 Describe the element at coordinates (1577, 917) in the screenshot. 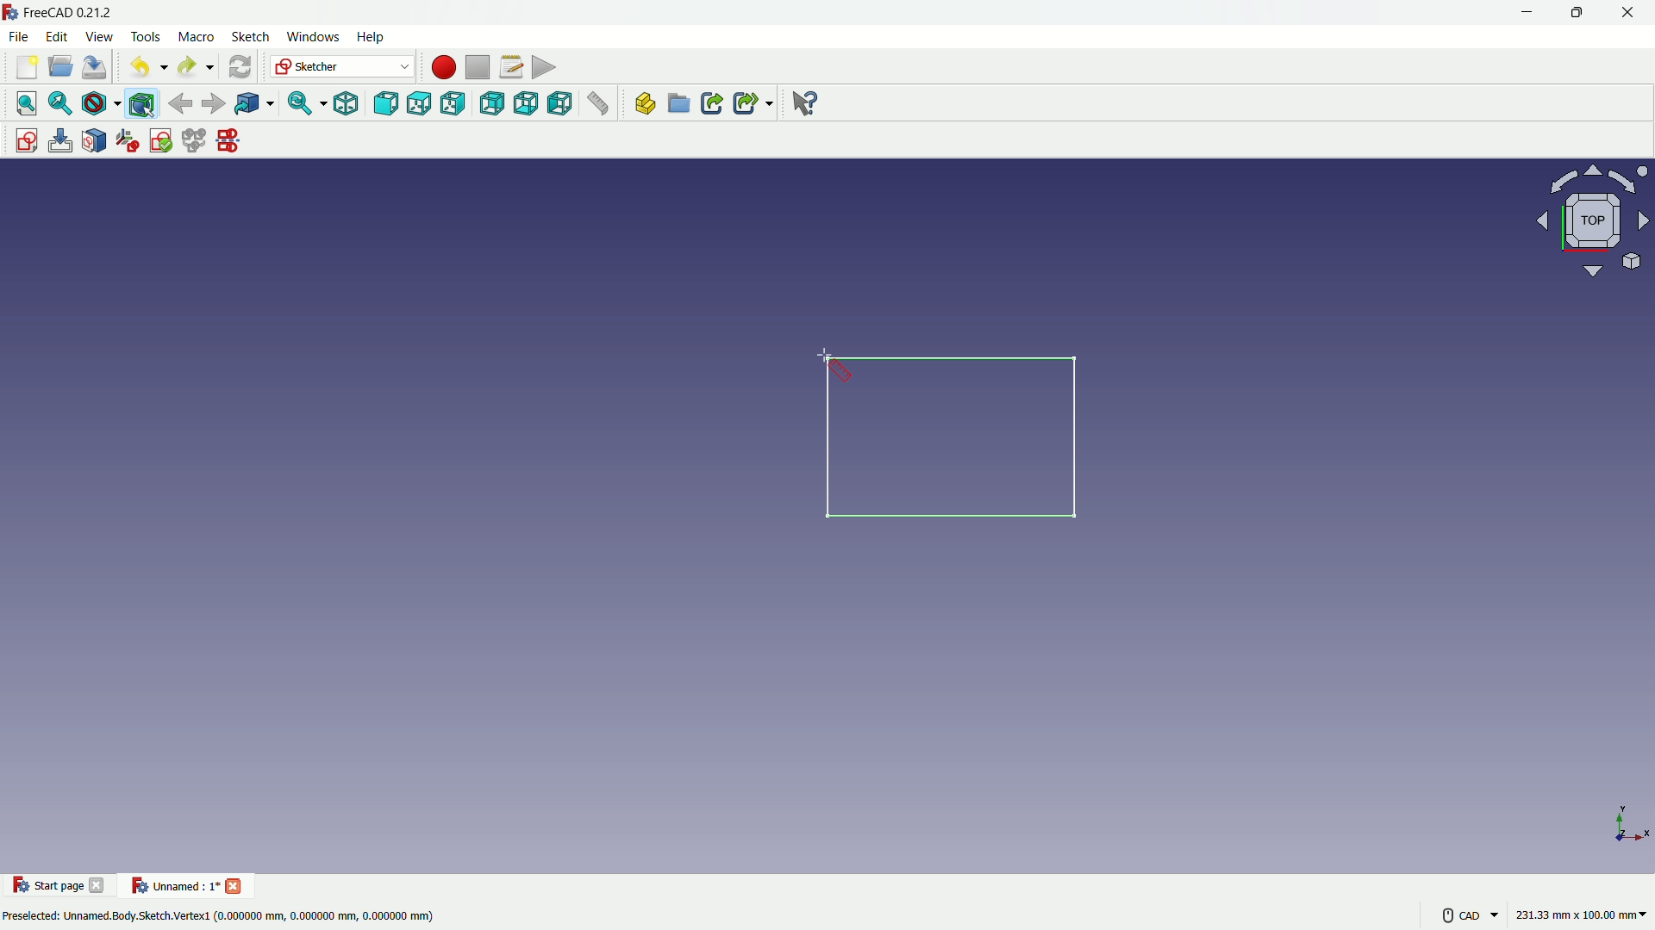

I see `measuring unit` at that location.